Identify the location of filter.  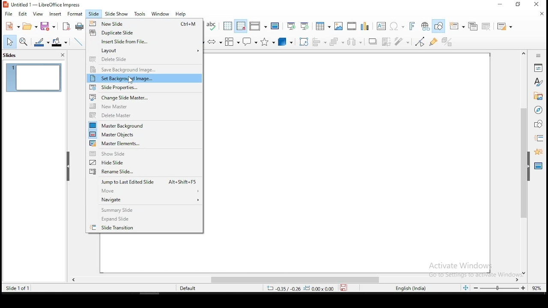
(402, 41).